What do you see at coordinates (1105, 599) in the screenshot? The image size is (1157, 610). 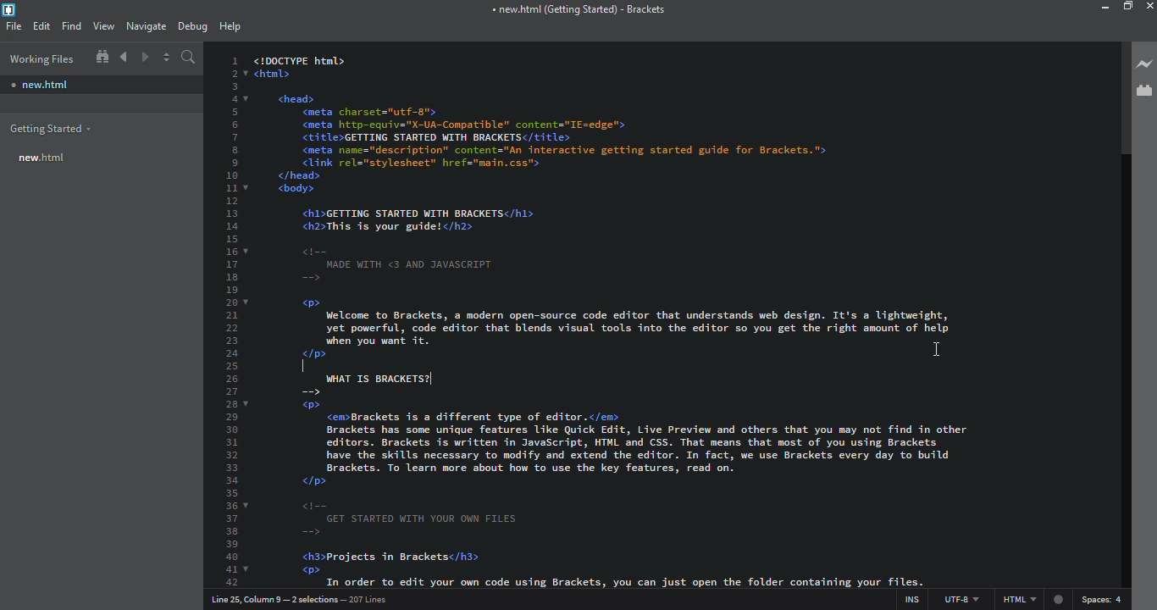 I see `spaces` at bounding box center [1105, 599].